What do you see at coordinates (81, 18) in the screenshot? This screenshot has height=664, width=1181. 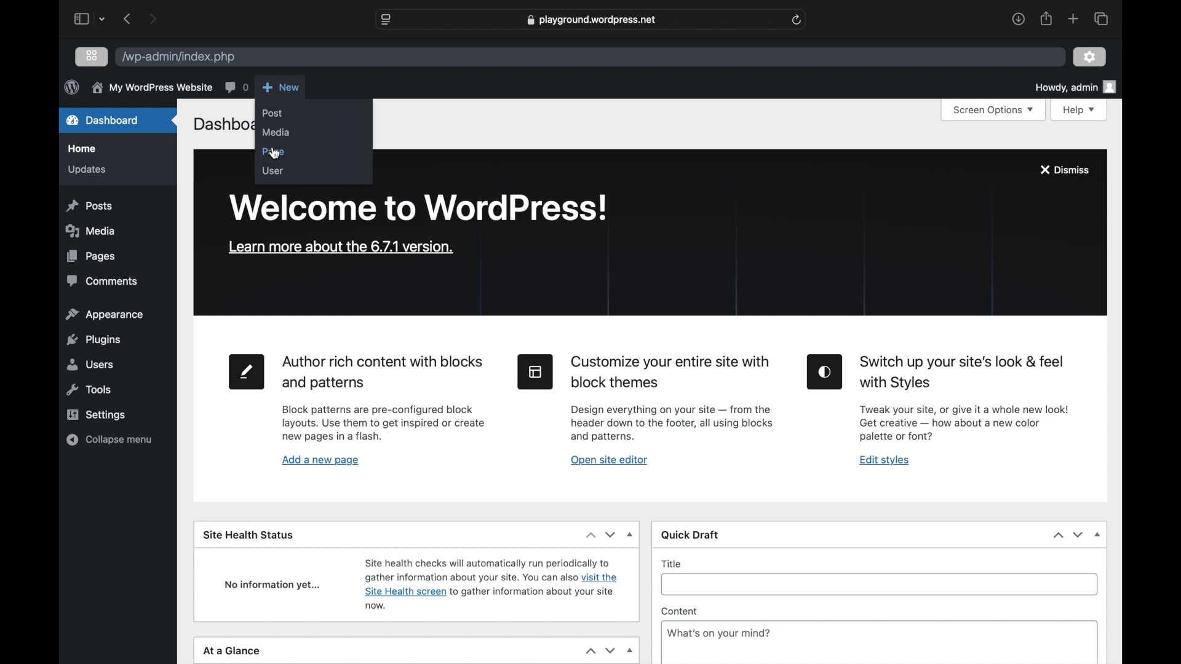 I see `show sidebar` at bounding box center [81, 18].